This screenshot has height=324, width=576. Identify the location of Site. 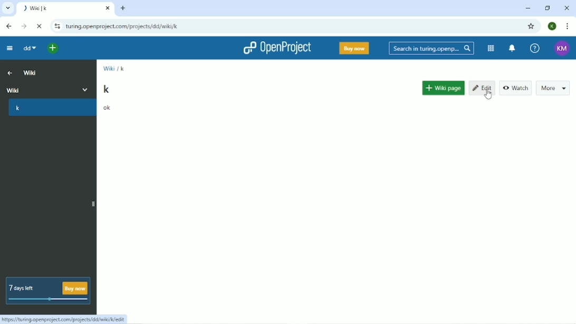
(123, 27).